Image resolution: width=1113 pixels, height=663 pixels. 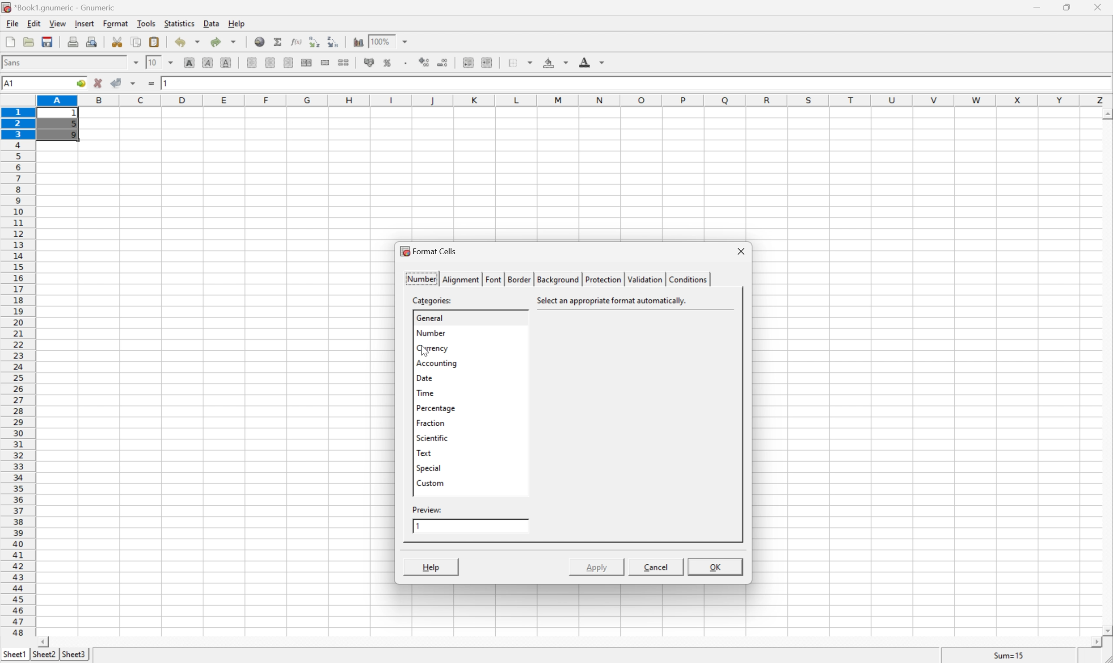 I want to click on Cancel, so click(x=655, y=566).